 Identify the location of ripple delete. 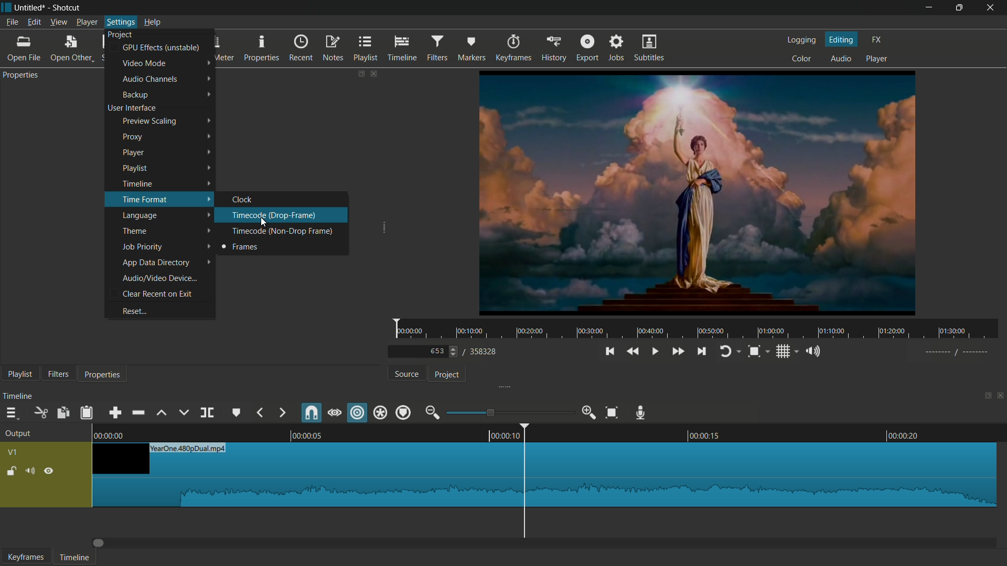
(140, 411).